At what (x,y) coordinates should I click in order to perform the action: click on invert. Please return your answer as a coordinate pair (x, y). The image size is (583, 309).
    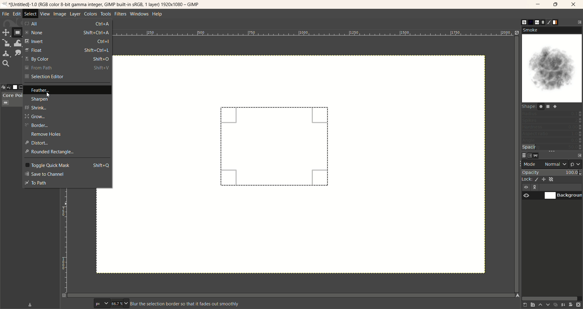
    Looking at the image, I should click on (66, 42).